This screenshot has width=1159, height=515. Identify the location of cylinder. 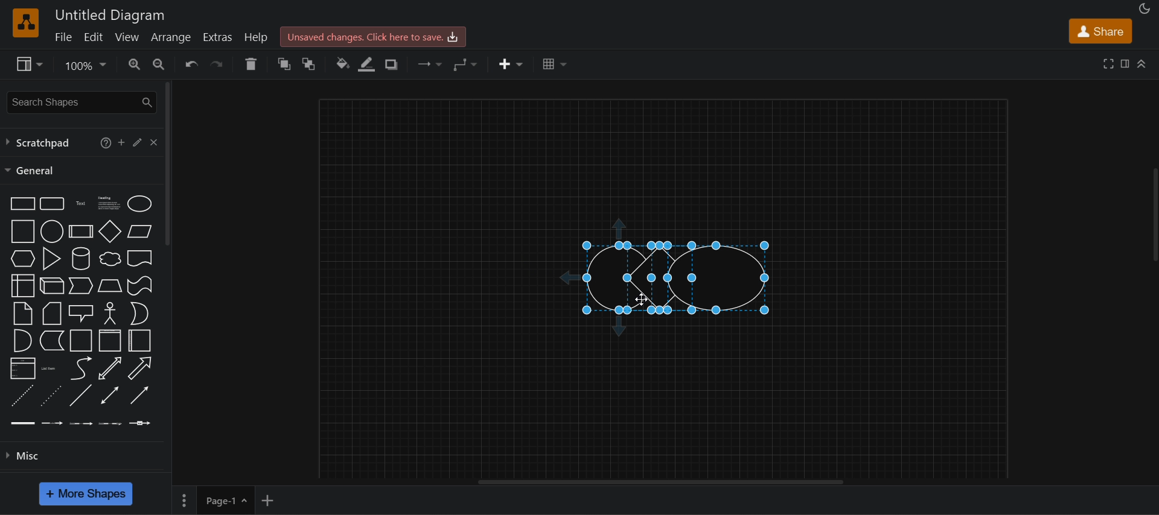
(80, 258).